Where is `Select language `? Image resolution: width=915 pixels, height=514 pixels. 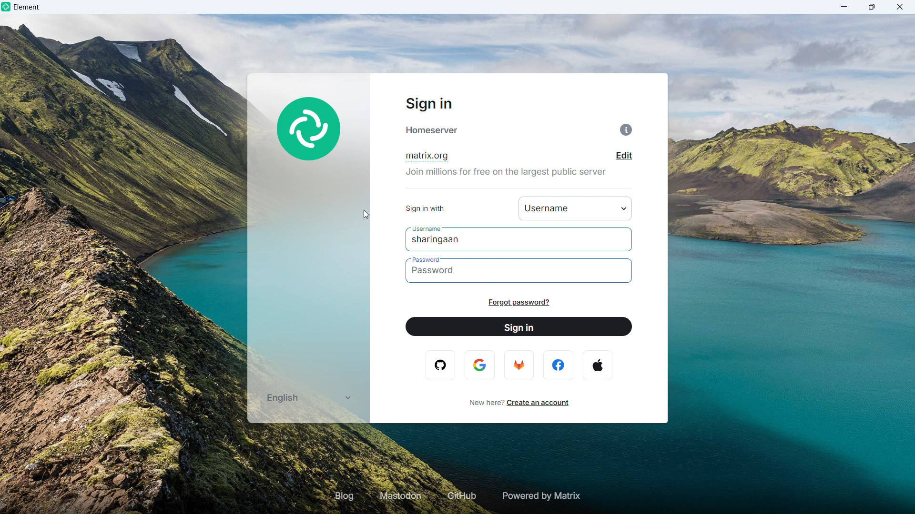
Select language  is located at coordinates (307, 397).